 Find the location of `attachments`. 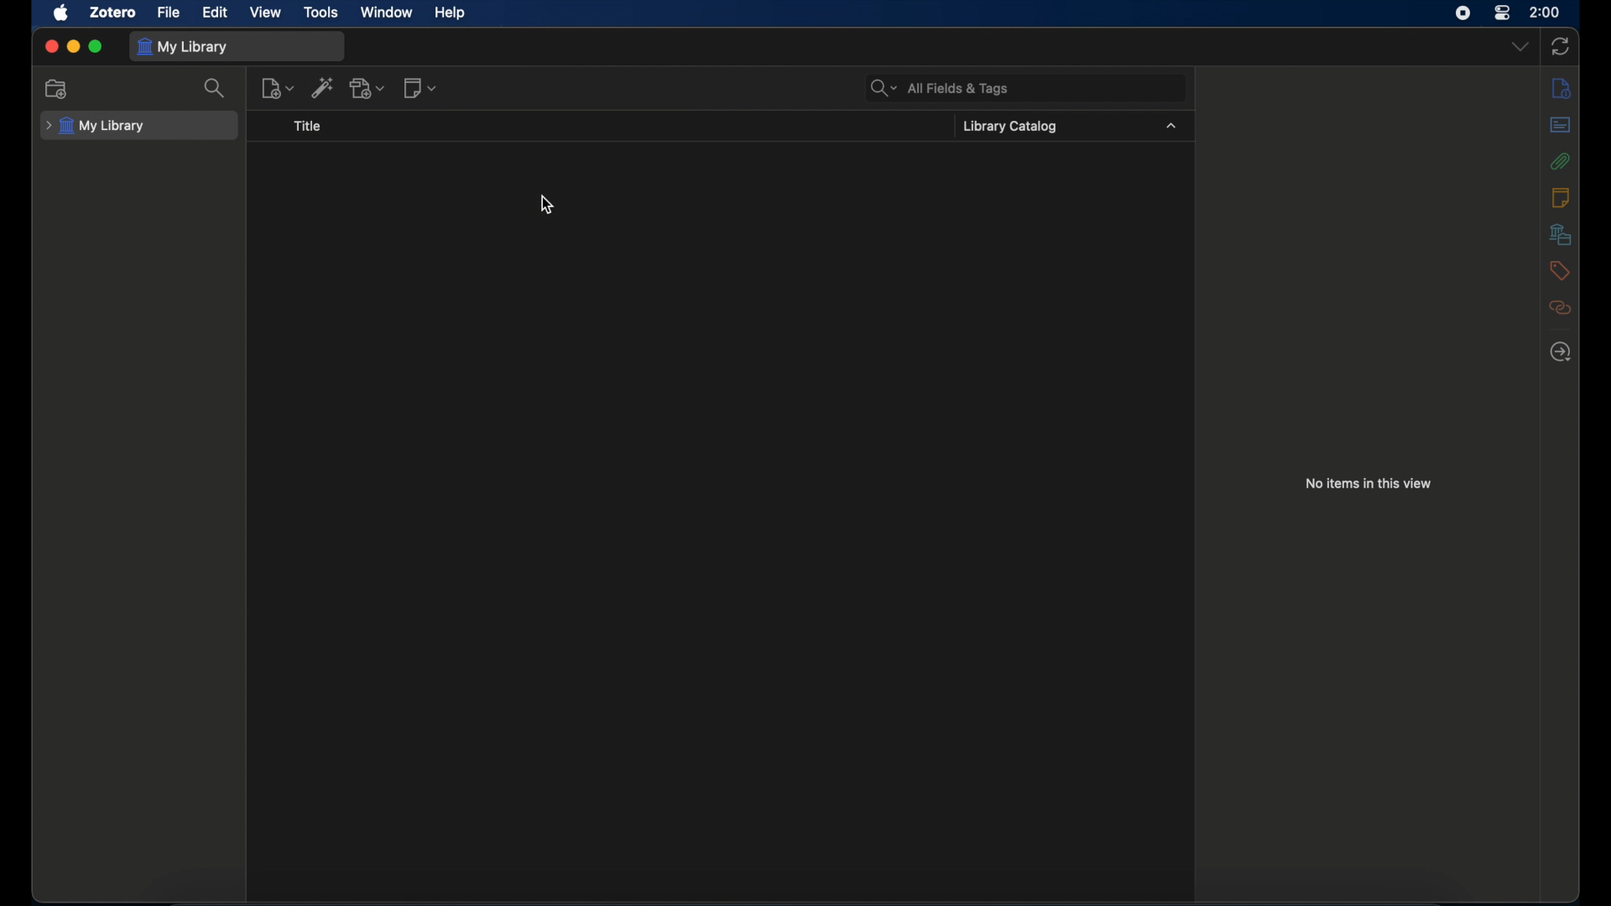

attachments is located at coordinates (1562, 161).